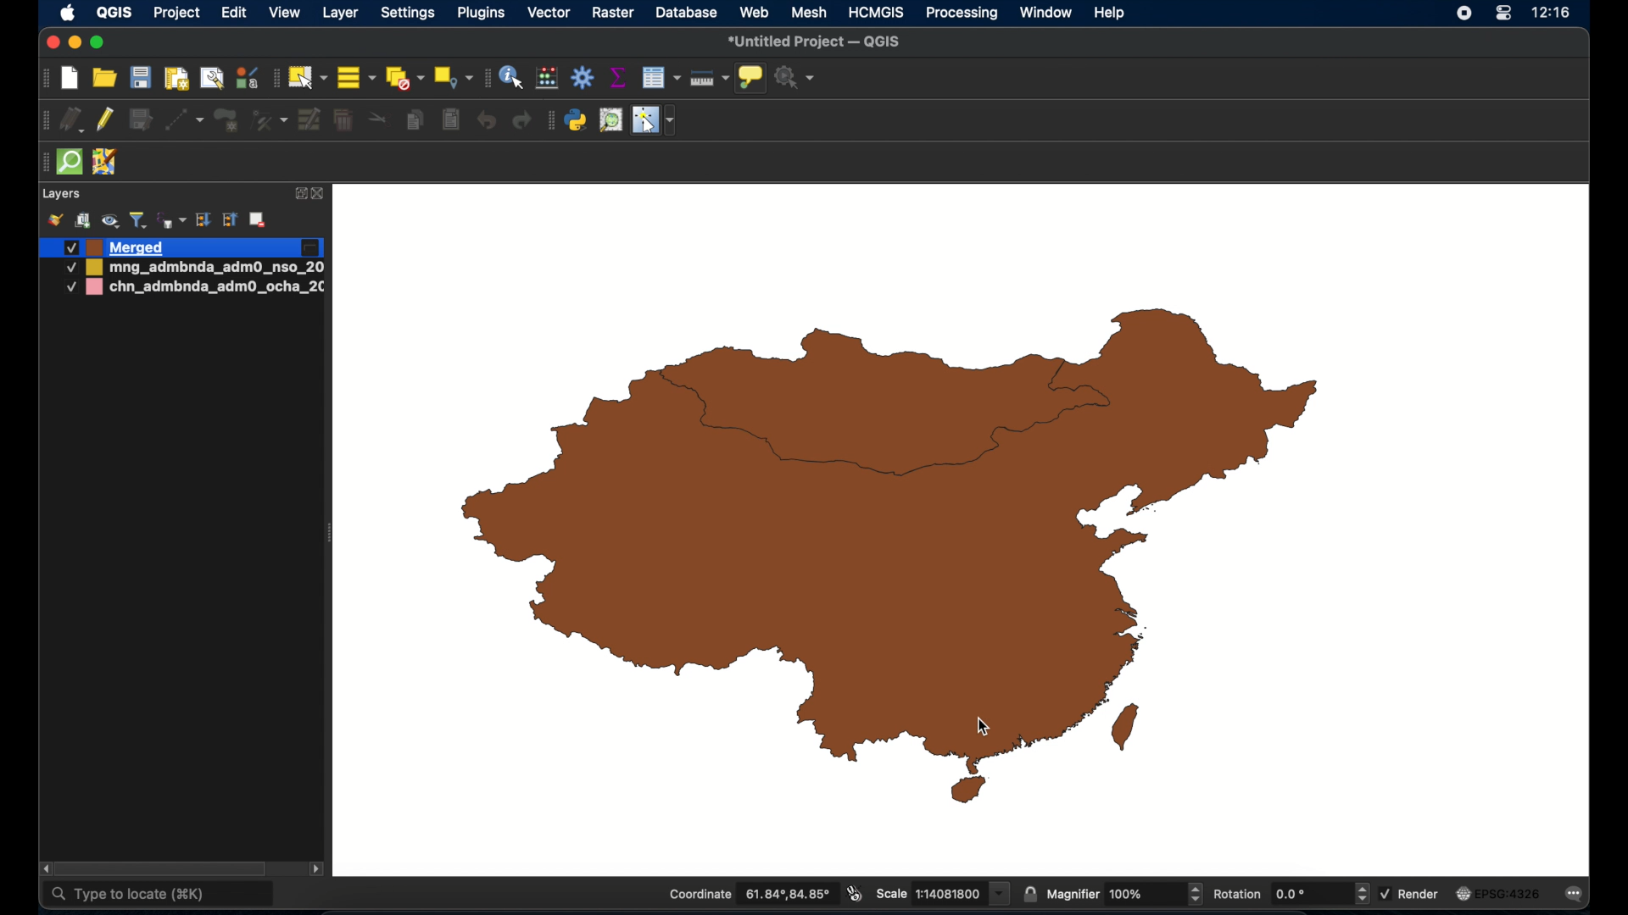 Image resolution: width=1628 pixels, height=915 pixels. What do you see at coordinates (175, 78) in the screenshot?
I see `show print layout` at bounding box center [175, 78].